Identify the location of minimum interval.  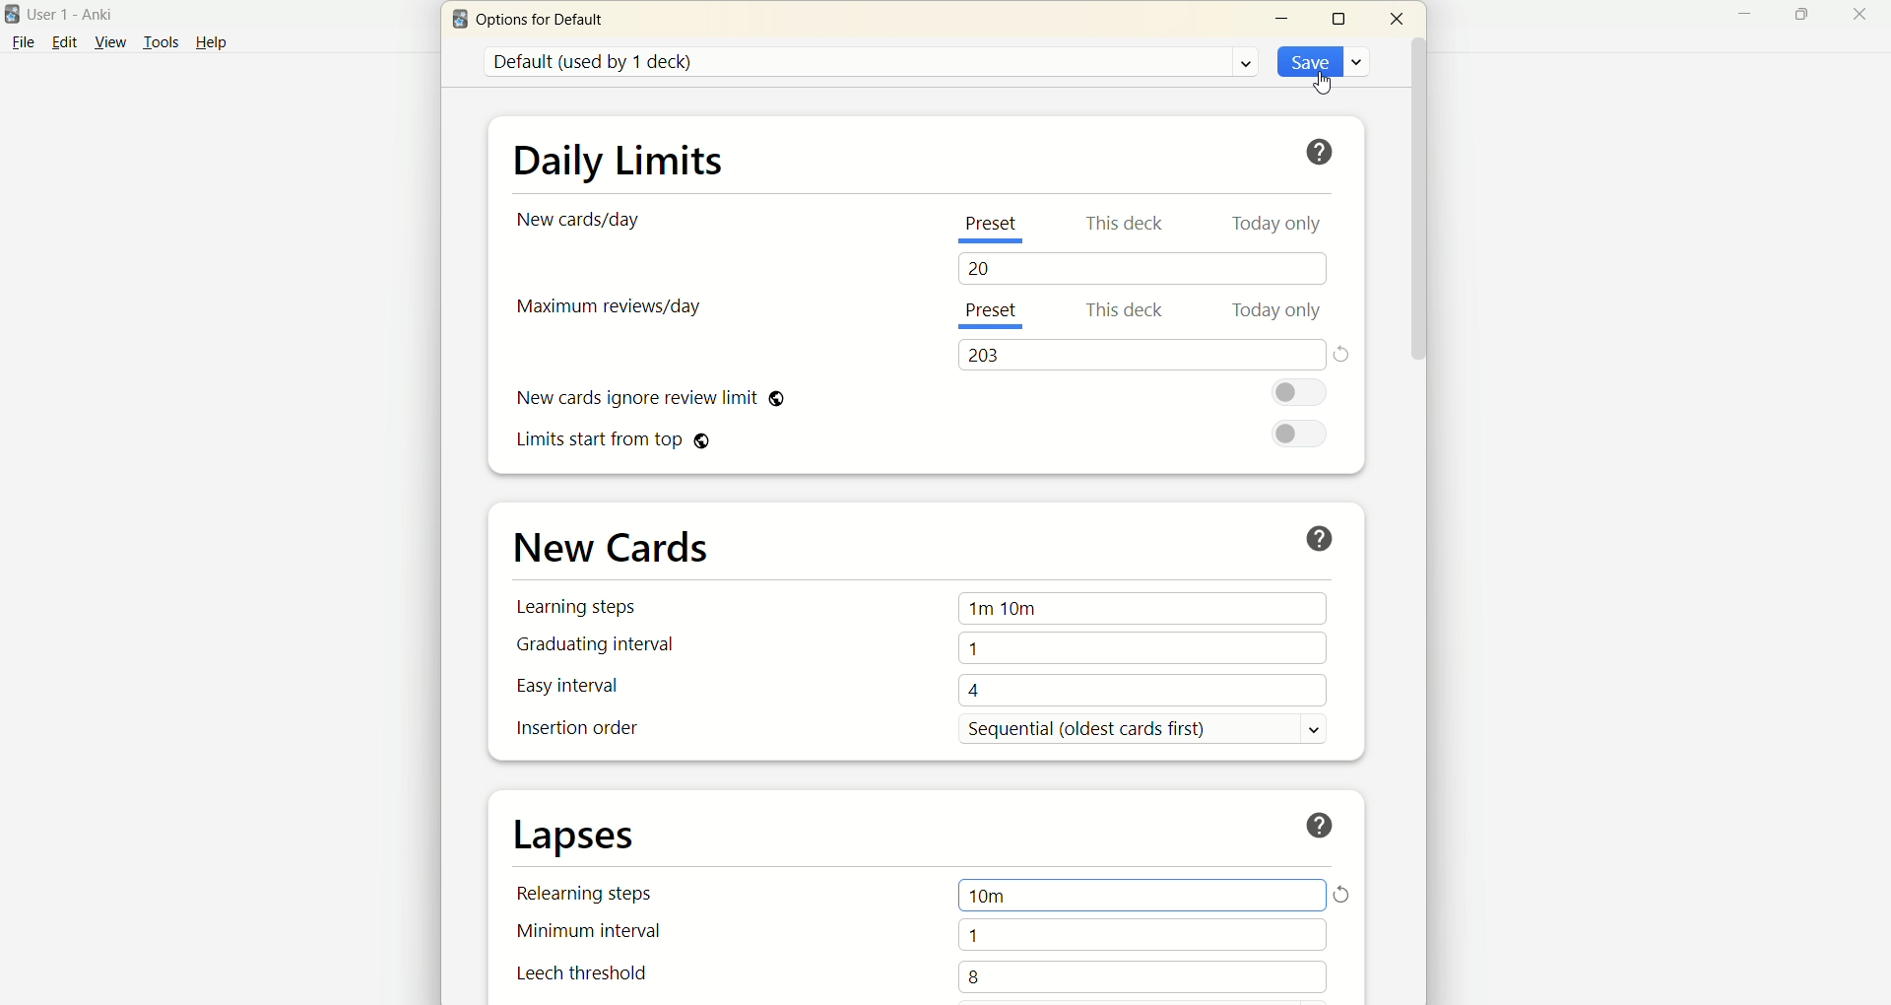
(595, 936).